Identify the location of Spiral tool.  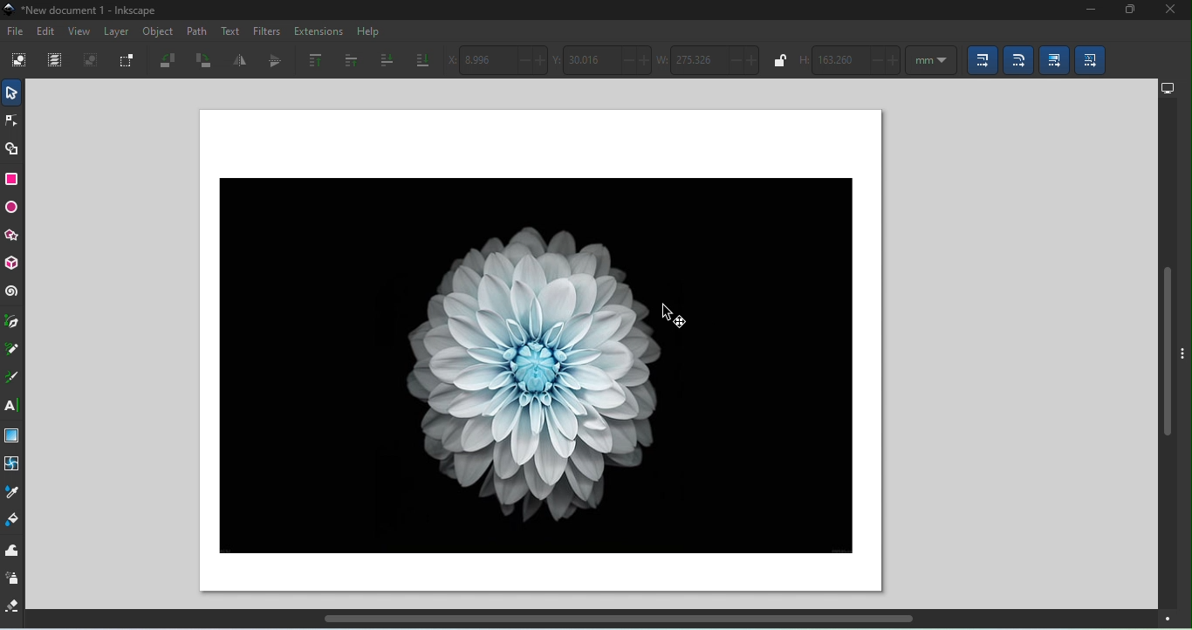
(11, 293).